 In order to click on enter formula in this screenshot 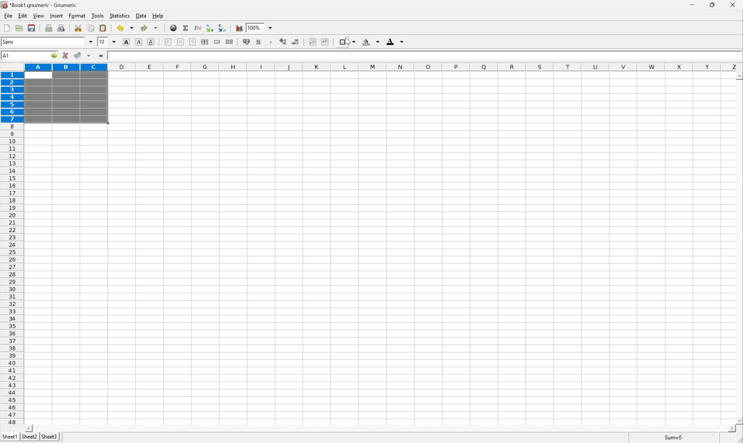, I will do `click(102, 57)`.